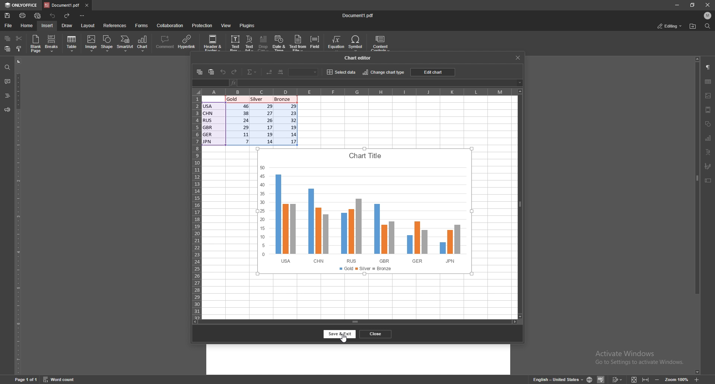 The image size is (715, 384). What do you see at coordinates (187, 44) in the screenshot?
I see `hyperlink` at bounding box center [187, 44].